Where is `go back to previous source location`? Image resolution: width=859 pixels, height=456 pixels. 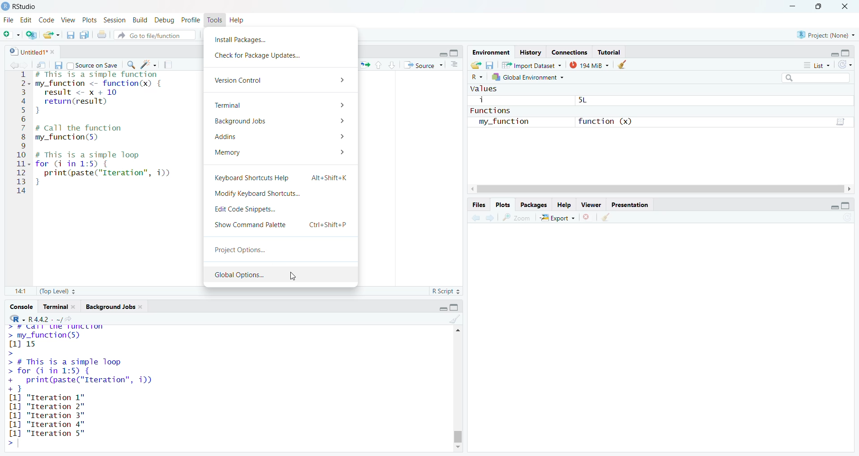
go back to previous source location is located at coordinates (10, 64).